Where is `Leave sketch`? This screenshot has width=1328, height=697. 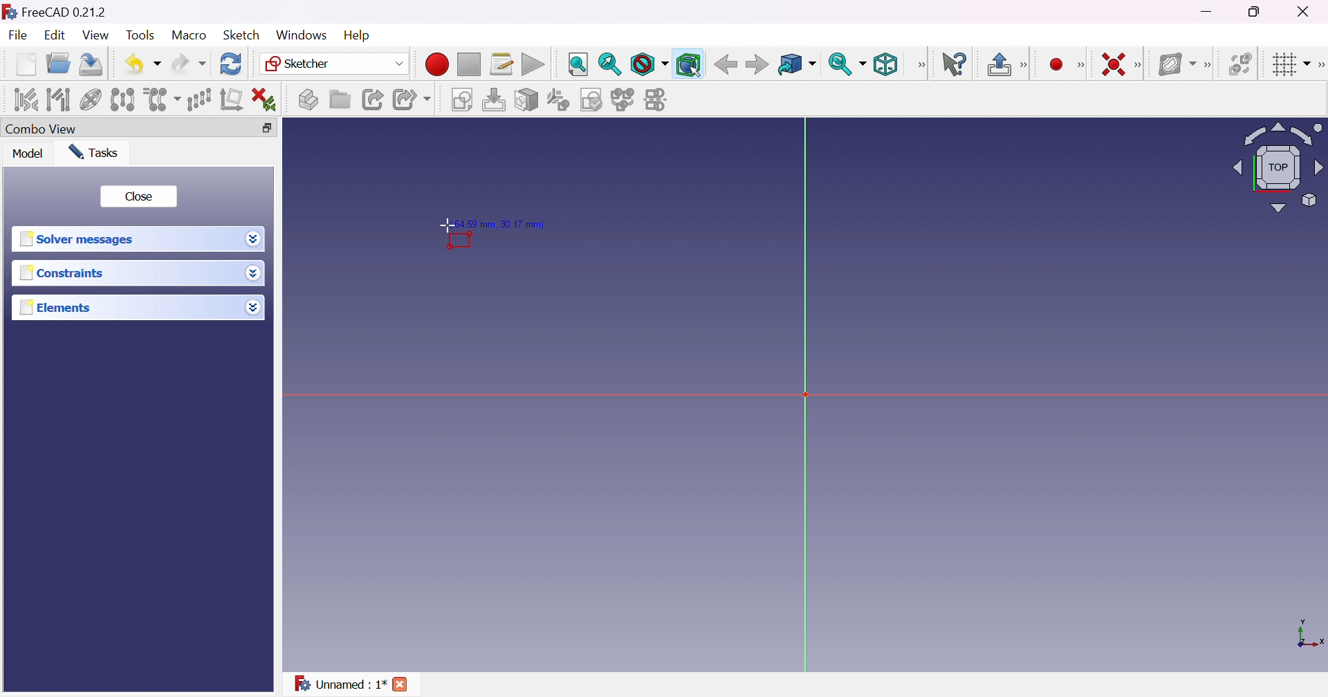
Leave sketch is located at coordinates (997, 64).